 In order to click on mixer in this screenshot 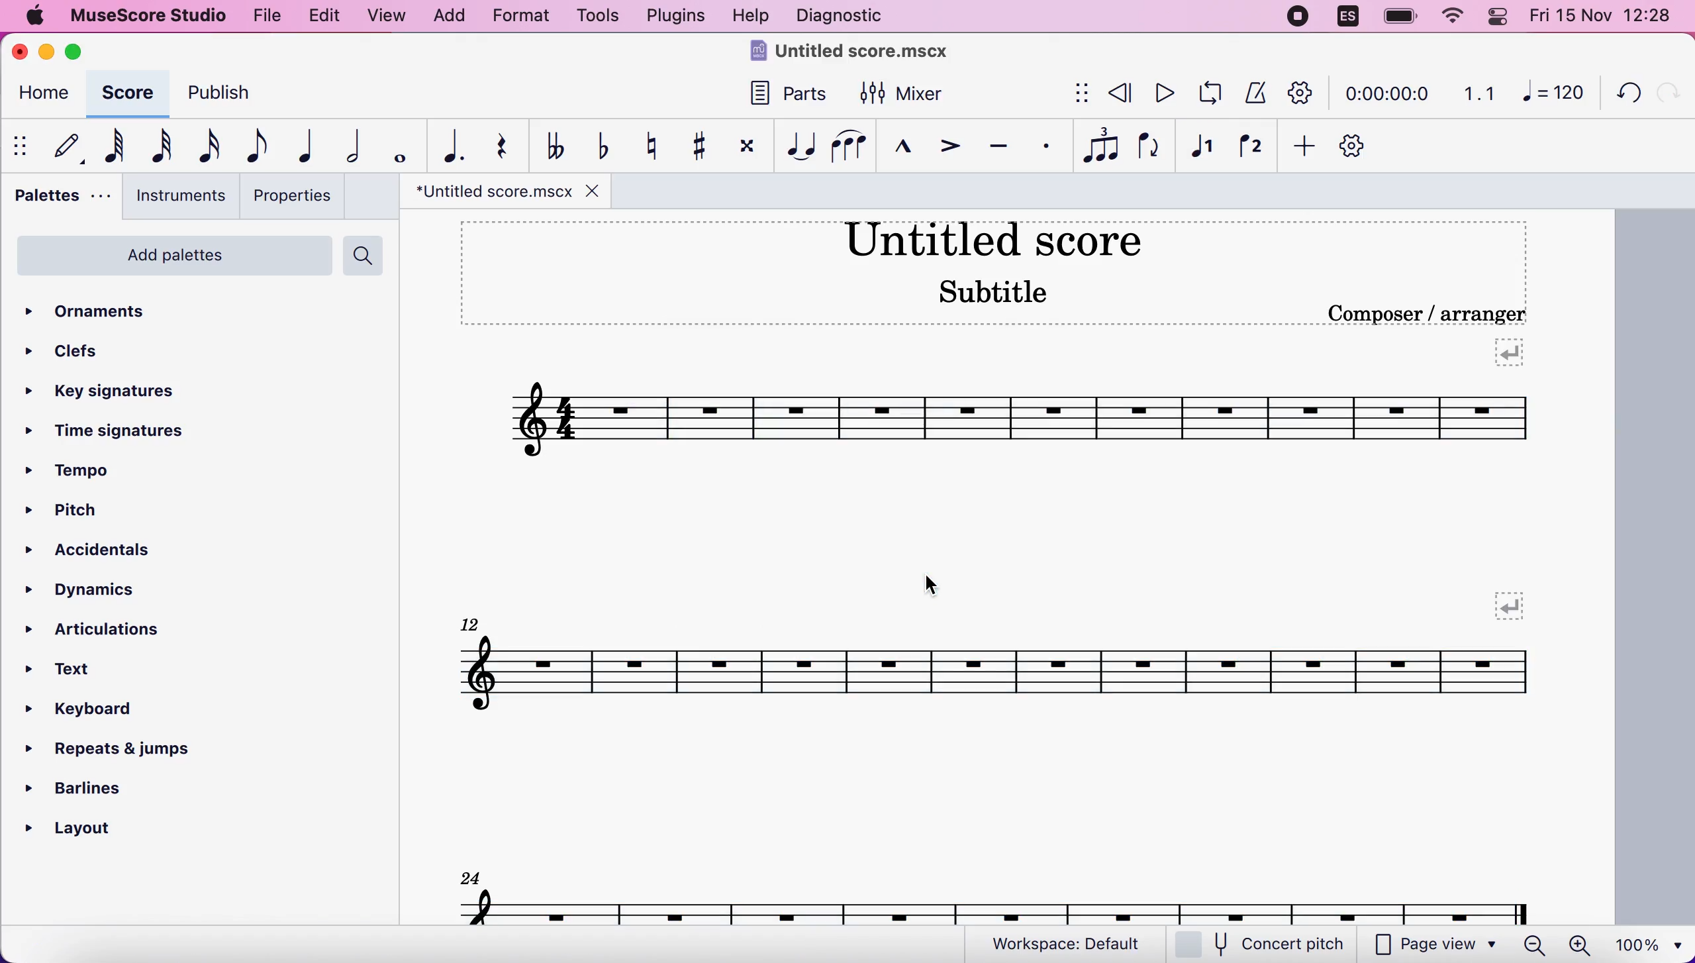, I will do `click(902, 95)`.